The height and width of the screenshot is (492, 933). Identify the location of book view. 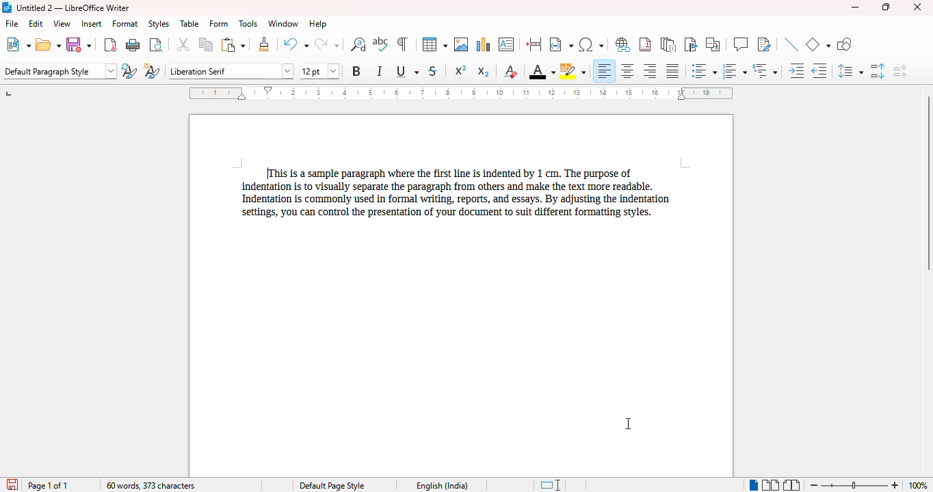
(792, 484).